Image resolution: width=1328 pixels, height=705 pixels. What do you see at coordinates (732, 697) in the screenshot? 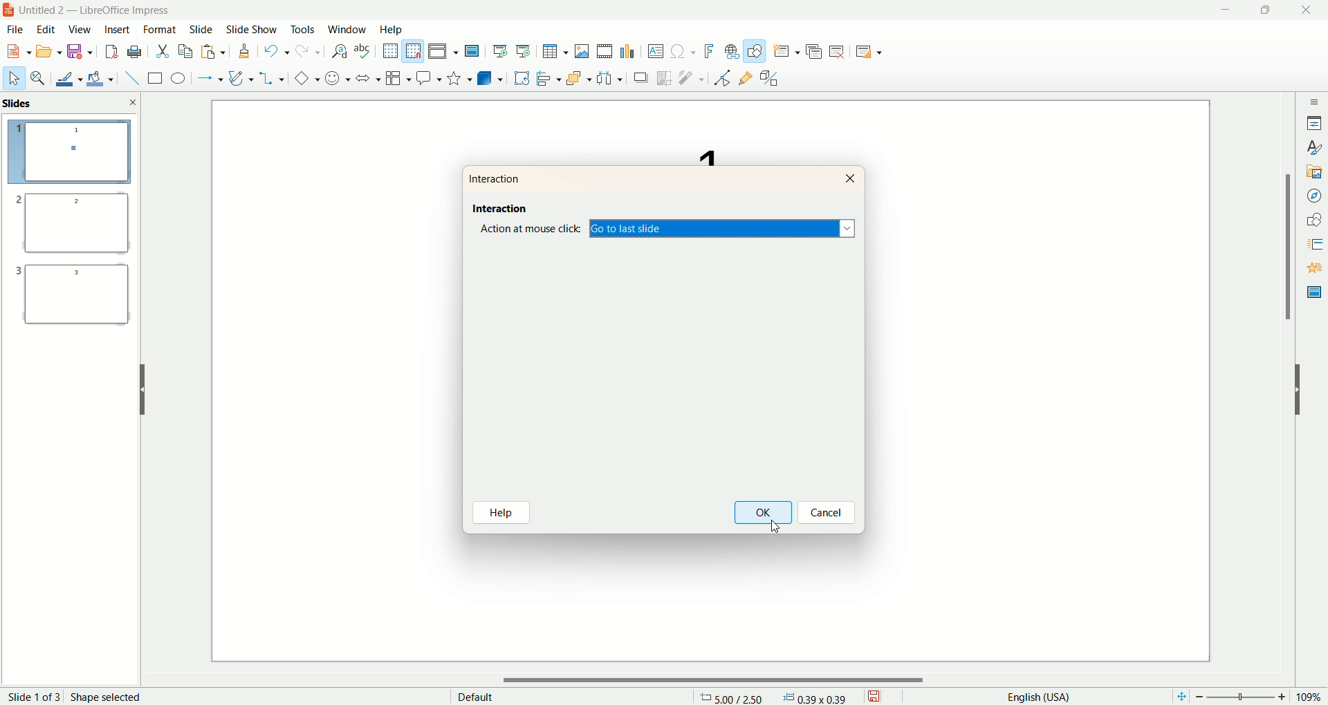
I see `coordinates` at bounding box center [732, 697].